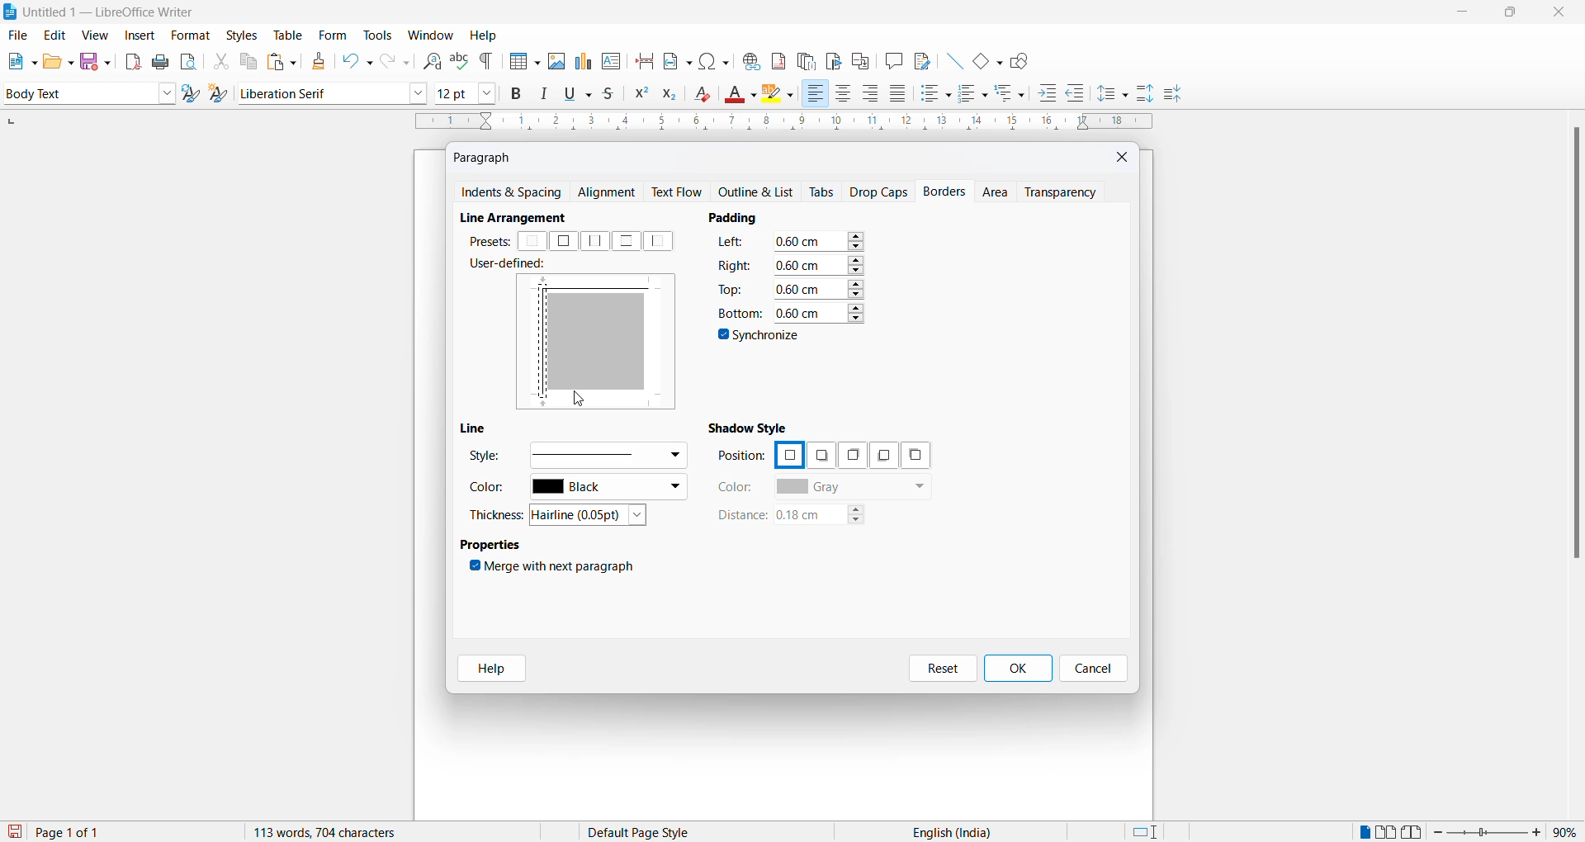 The width and height of the screenshot is (1585, 842). Describe the element at coordinates (582, 403) in the screenshot. I see `cursor` at that location.